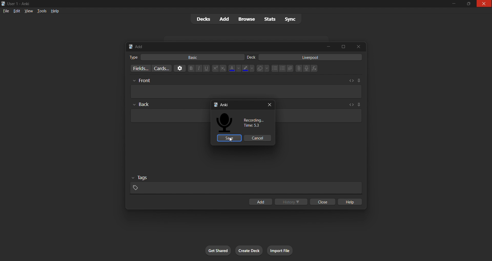  What do you see at coordinates (54, 10) in the screenshot?
I see `help` at bounding box center [54, 10].